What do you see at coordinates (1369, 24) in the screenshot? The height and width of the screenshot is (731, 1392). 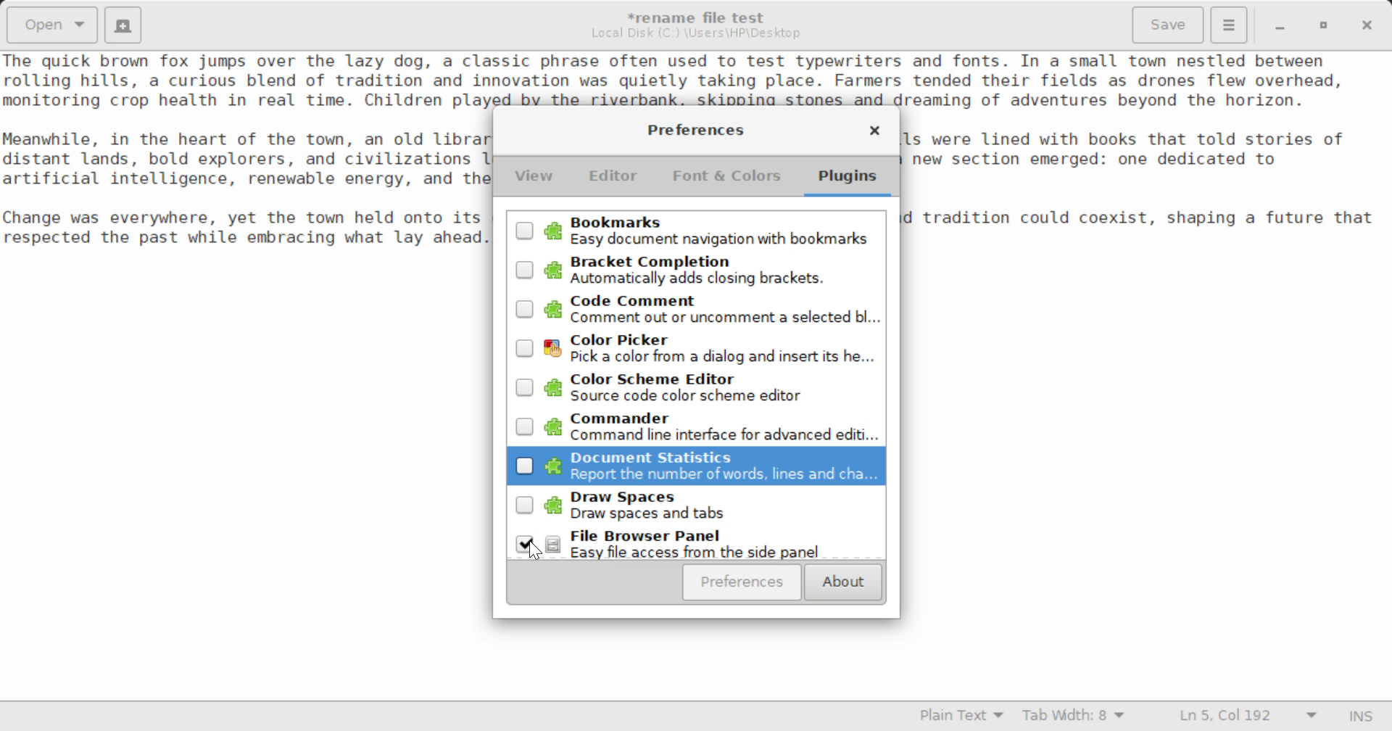 I see `Close Window` at bounding box center [1369, 24].